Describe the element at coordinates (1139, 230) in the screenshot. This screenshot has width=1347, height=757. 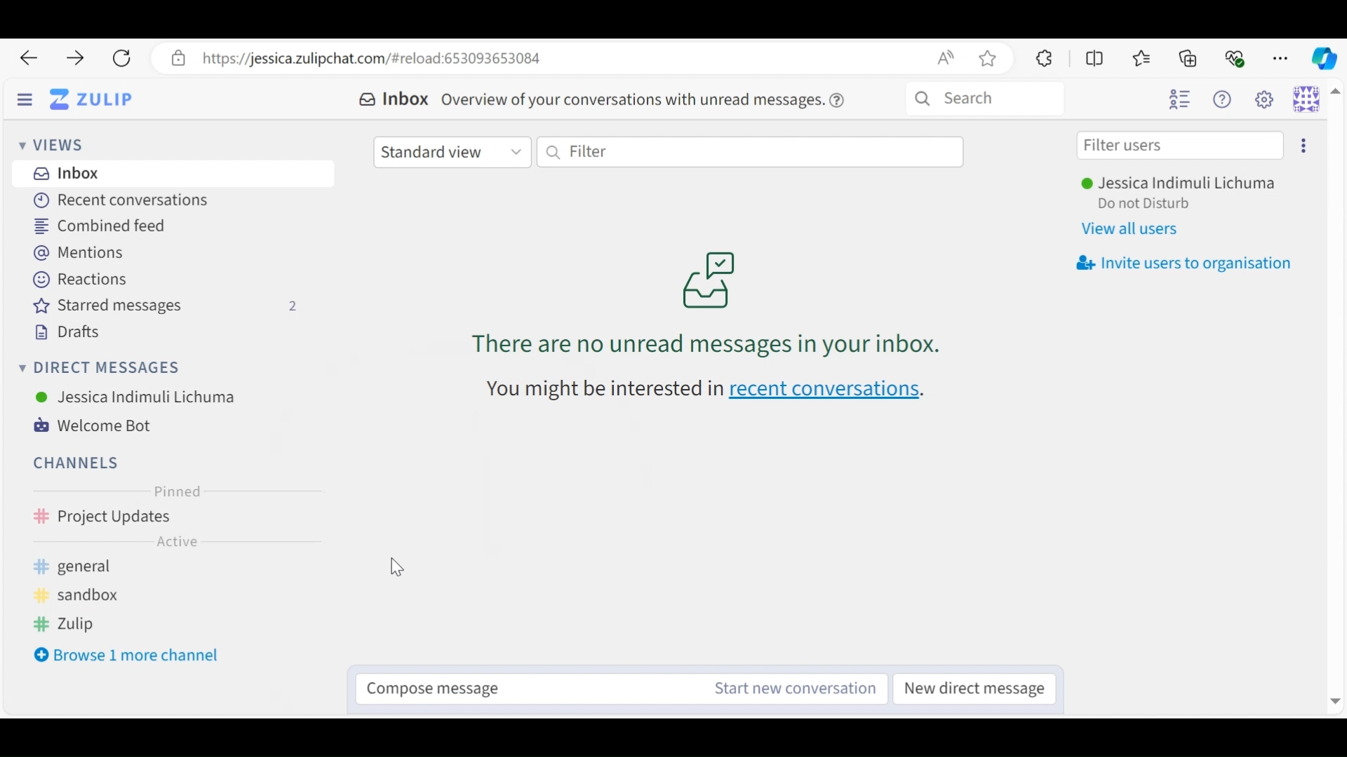
I see `View all users` at that location.